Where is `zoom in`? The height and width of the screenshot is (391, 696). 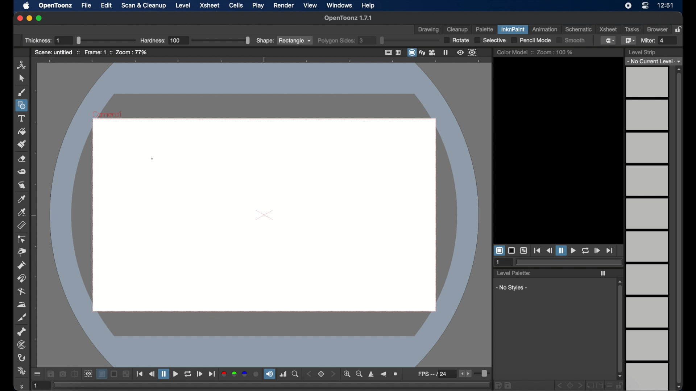
zoom in is located at coordinates (347, 374).